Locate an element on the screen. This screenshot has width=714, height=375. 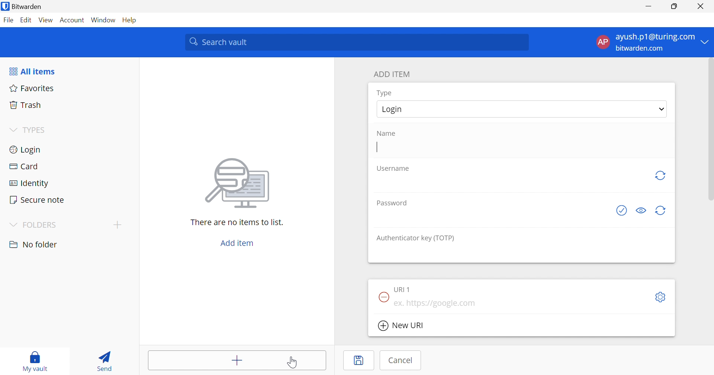
ex. https://google.com is located at coordinates (435, 304).